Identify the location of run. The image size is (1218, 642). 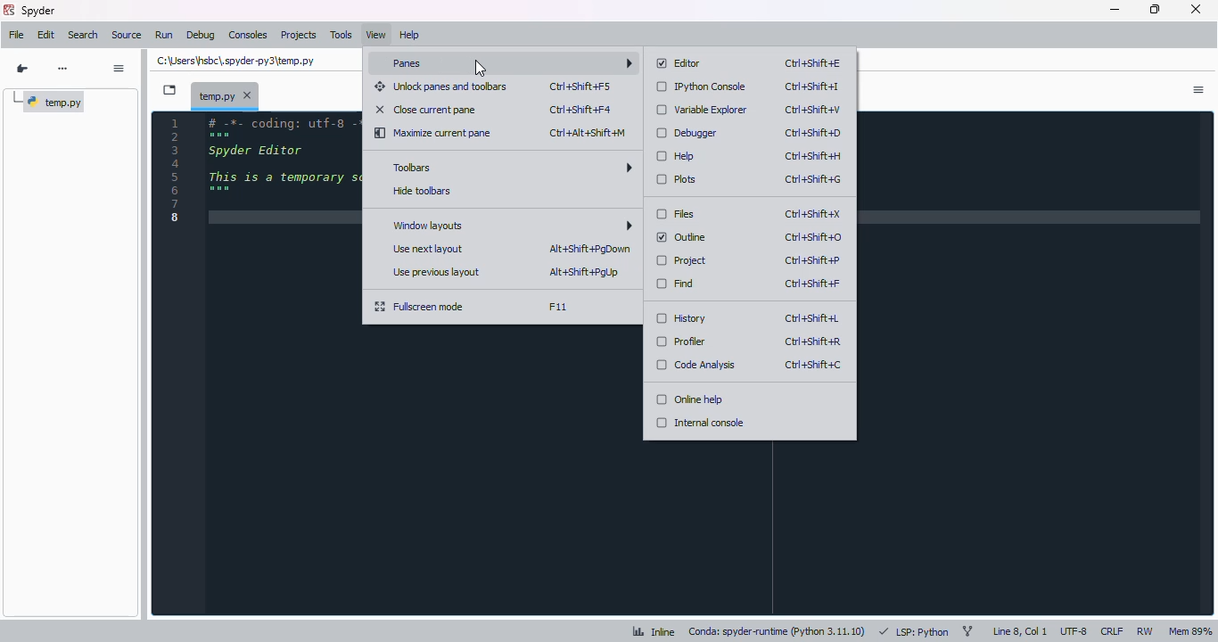
(164, 35).